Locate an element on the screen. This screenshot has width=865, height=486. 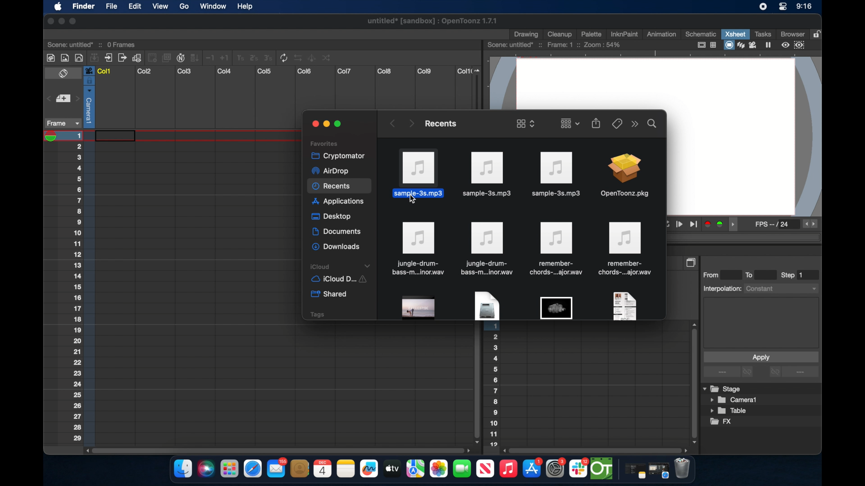
fps is located at coordinates (811, 224).